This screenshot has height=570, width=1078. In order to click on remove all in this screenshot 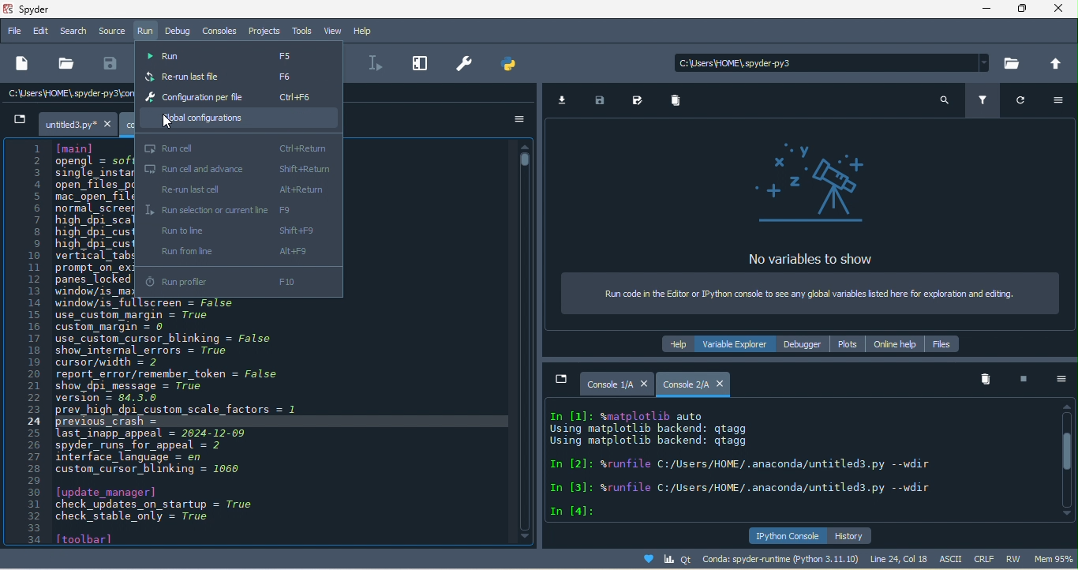, I will do `click(984, 381)`.